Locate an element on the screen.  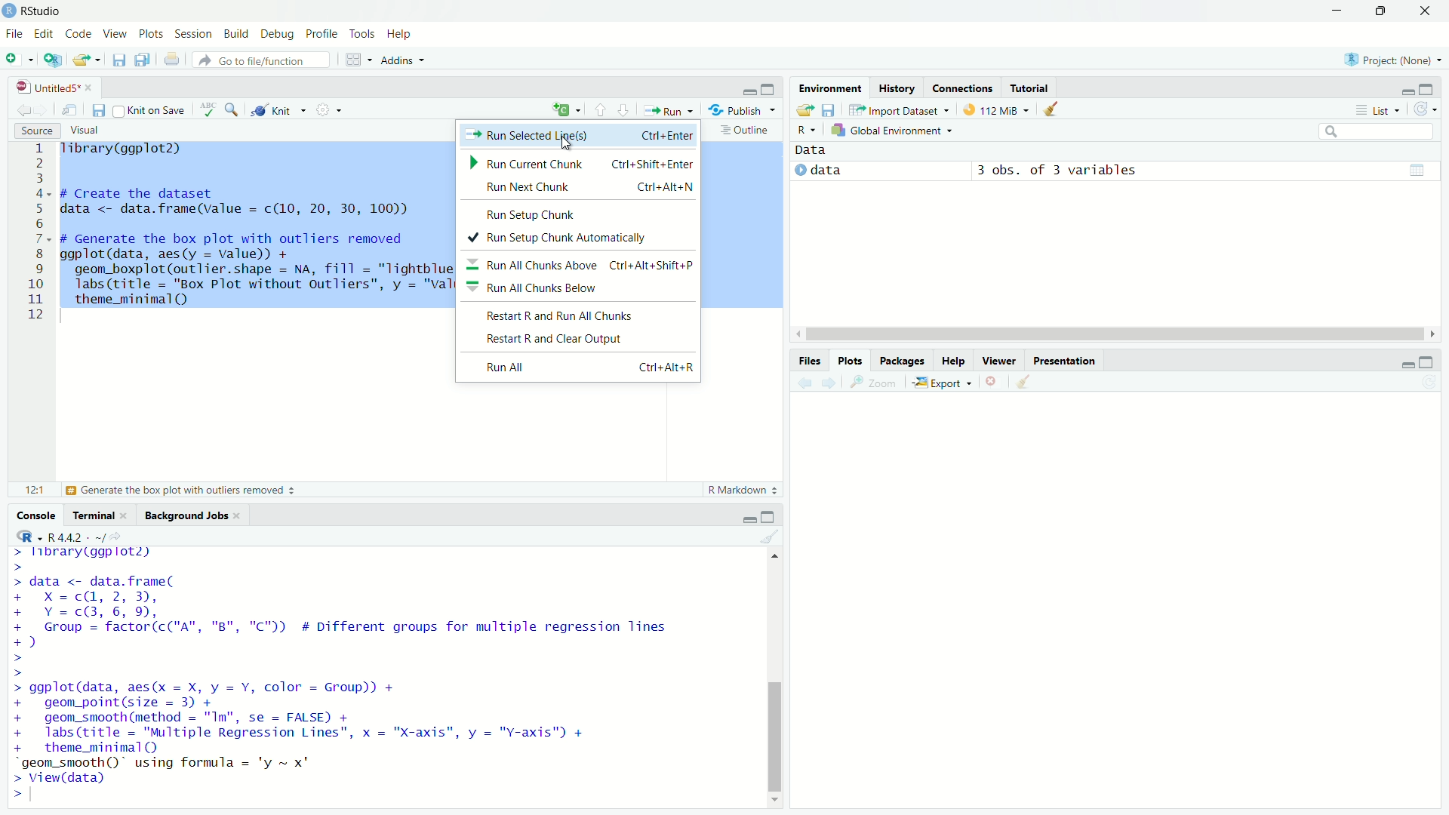
downward is located at coordinates (628, 111).